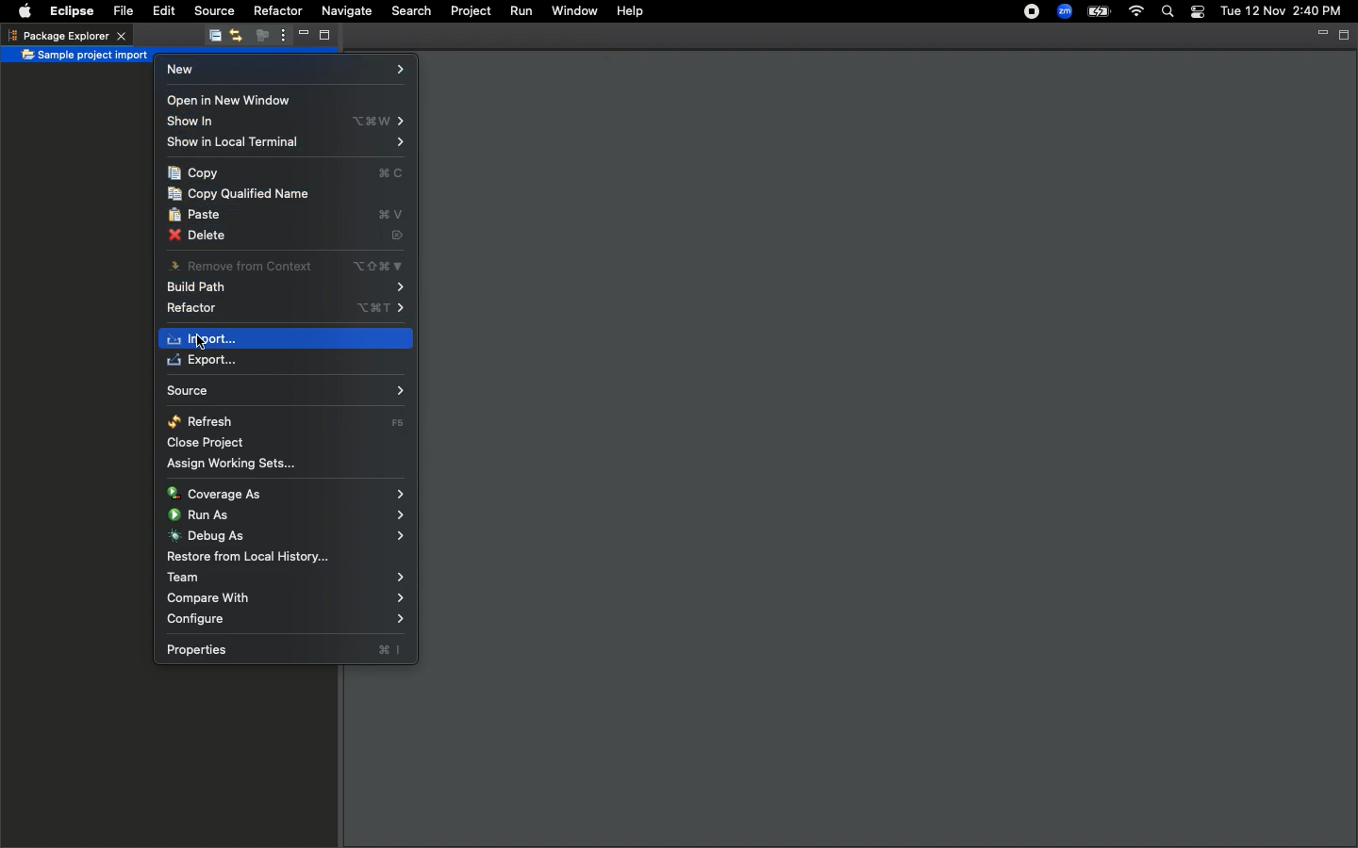  What do you see at coordinates (228, 101) in the screenshot?
I see `Open in new window` at bounding box center [228, 101].